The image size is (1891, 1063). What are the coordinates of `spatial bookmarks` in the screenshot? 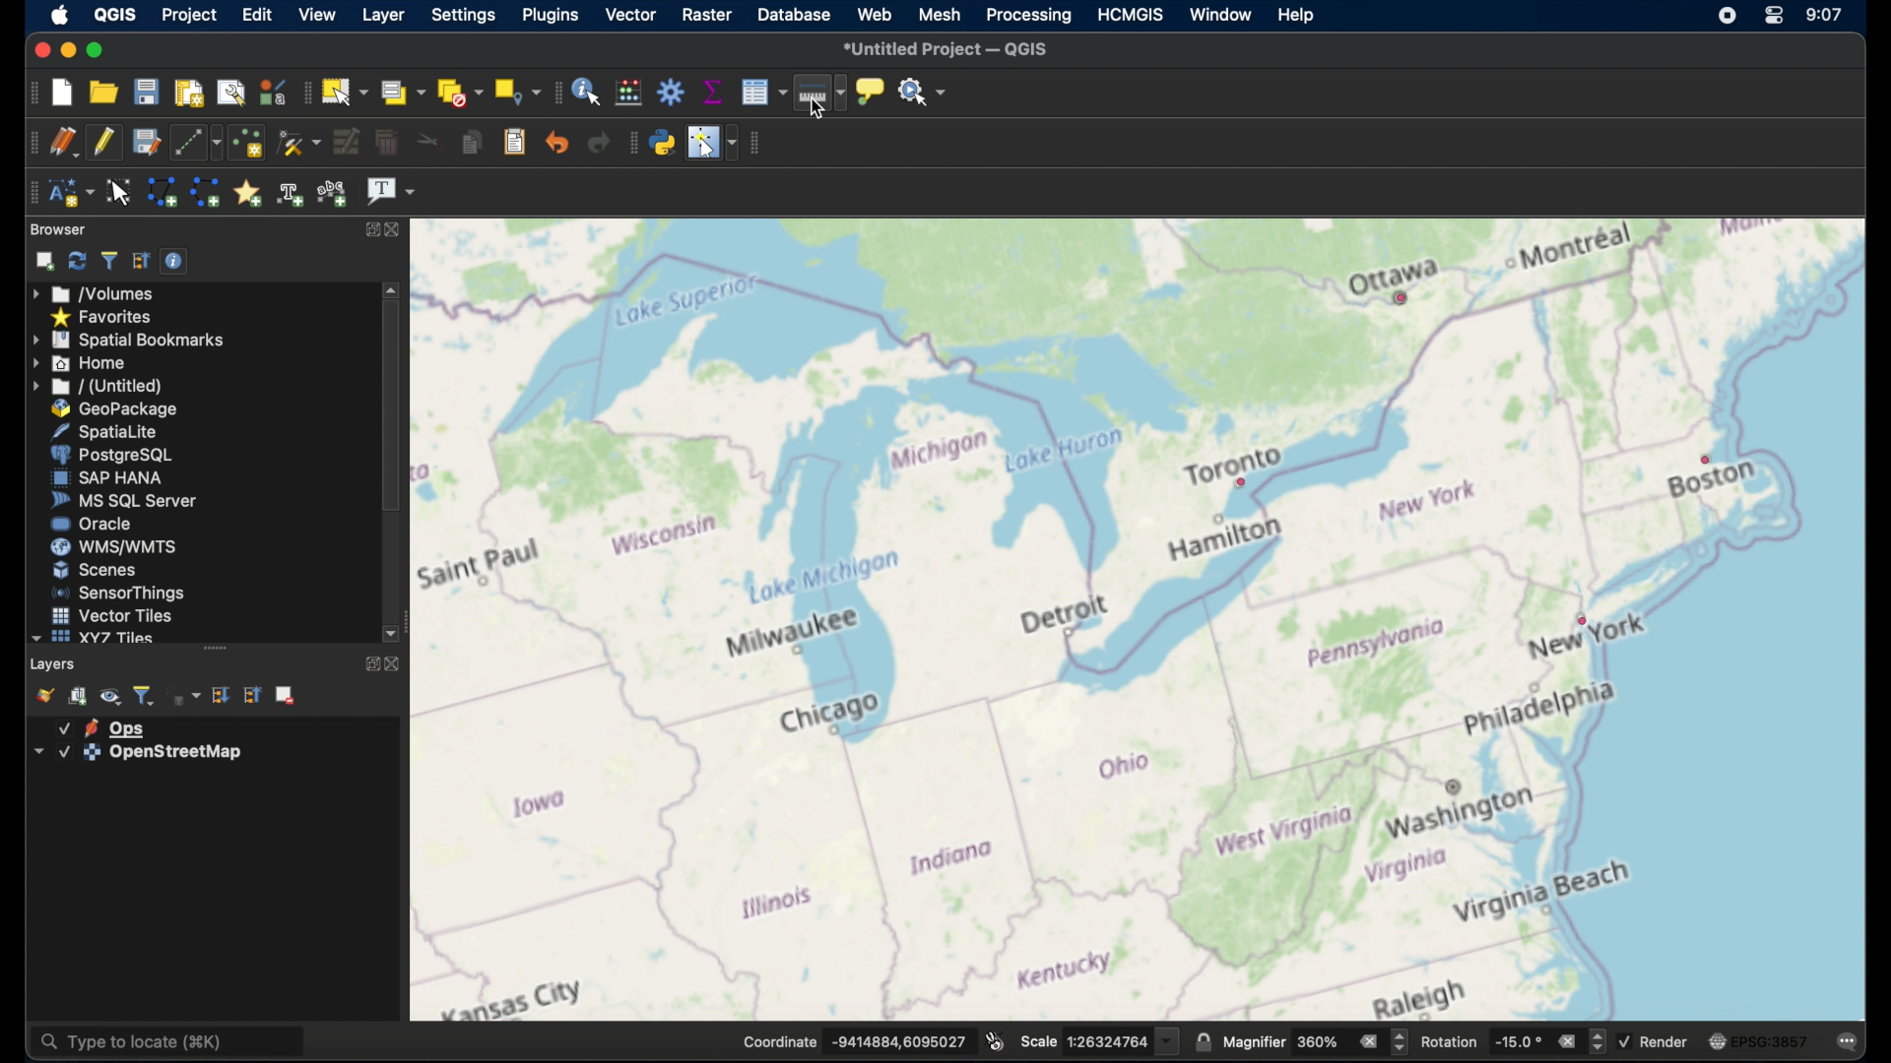 It's located at (129, 339).